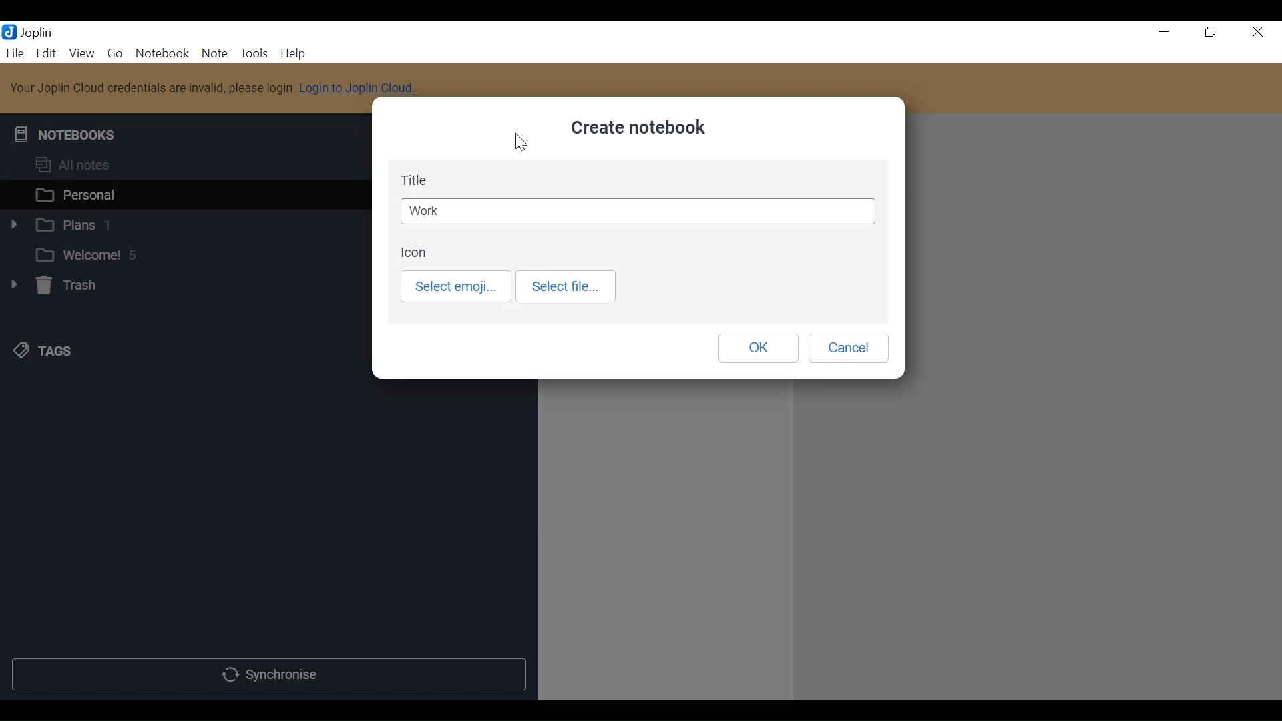  I want to click on OK, so click(757, 347).